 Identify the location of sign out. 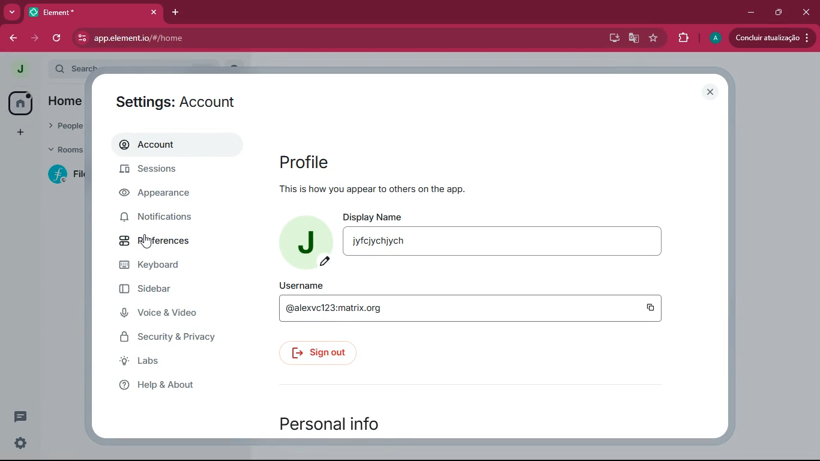
(318, 353).